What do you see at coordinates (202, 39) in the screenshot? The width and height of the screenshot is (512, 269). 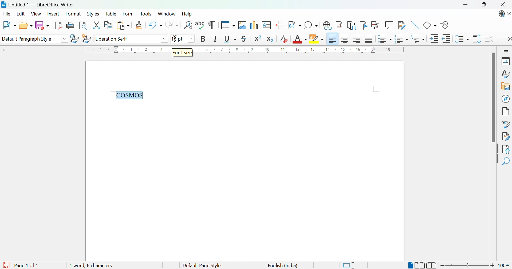 I see `Bold` at bounding box center [202, 39].